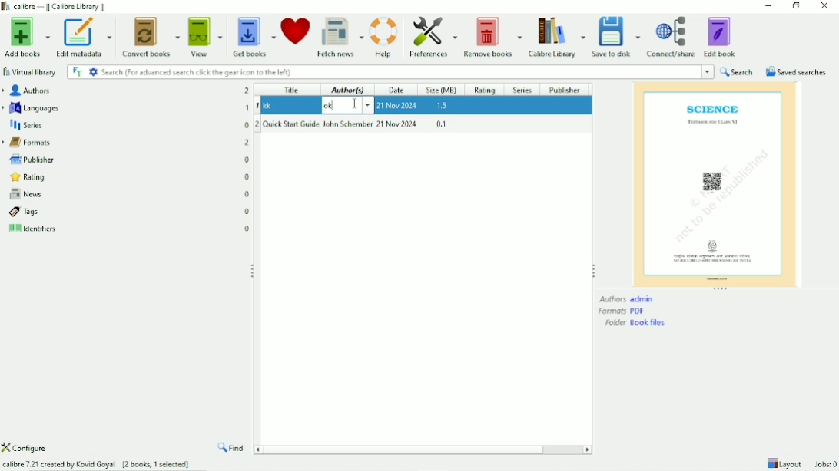  Describe the element at coordinates (720, 289) in the screenshot. I see `Resize` at that location.